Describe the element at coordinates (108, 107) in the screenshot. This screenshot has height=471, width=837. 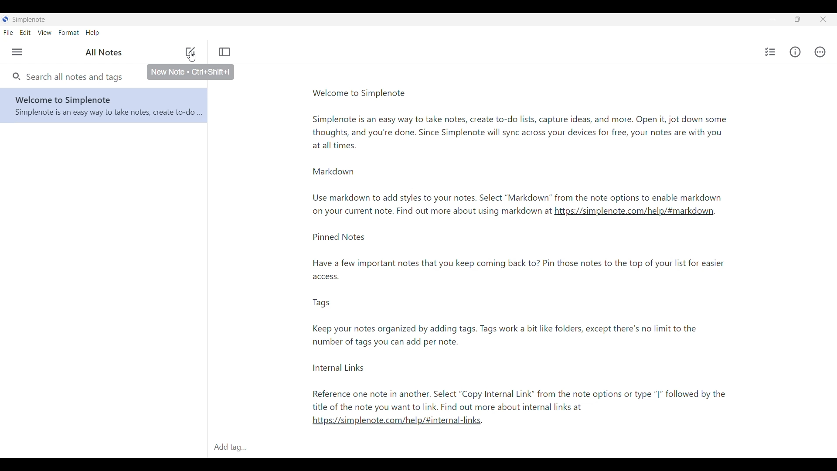
I see `Welcome to Simplenote Simplenote is an easy way to take notes, create to-do...` at that location.